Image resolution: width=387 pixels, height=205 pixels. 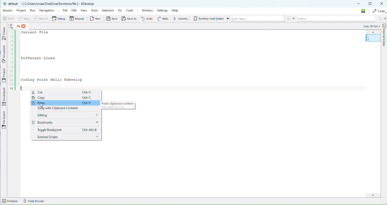 What do you see at coordinates (36, 33) in the screenshot?
I see `Current File` at bounding box center [36, 33].